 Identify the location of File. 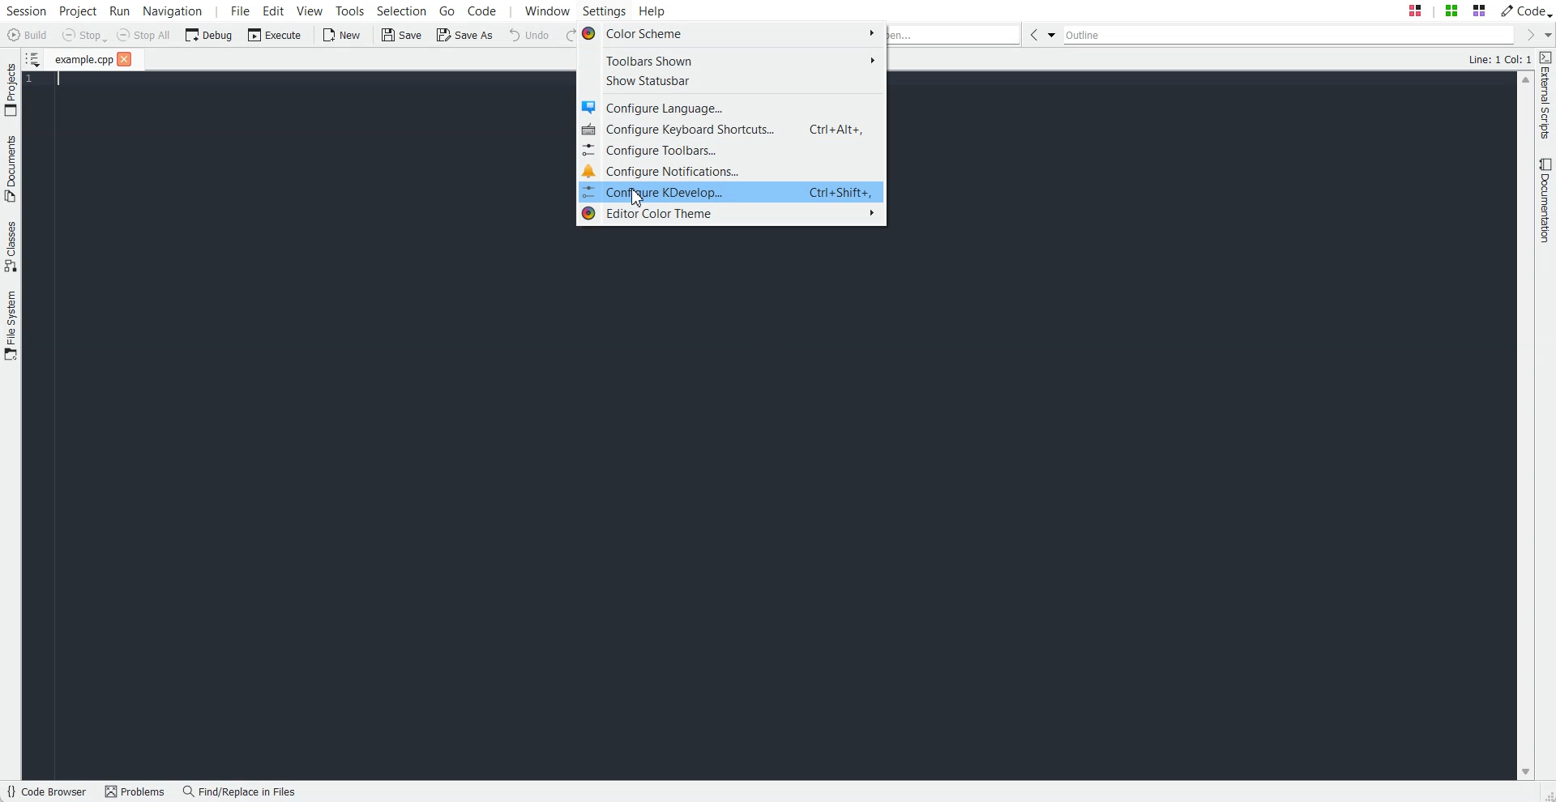
(83, 59).